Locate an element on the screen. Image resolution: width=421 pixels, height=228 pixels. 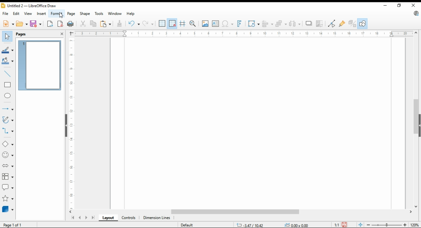
dimension lines is located at coordinates (157, 218).